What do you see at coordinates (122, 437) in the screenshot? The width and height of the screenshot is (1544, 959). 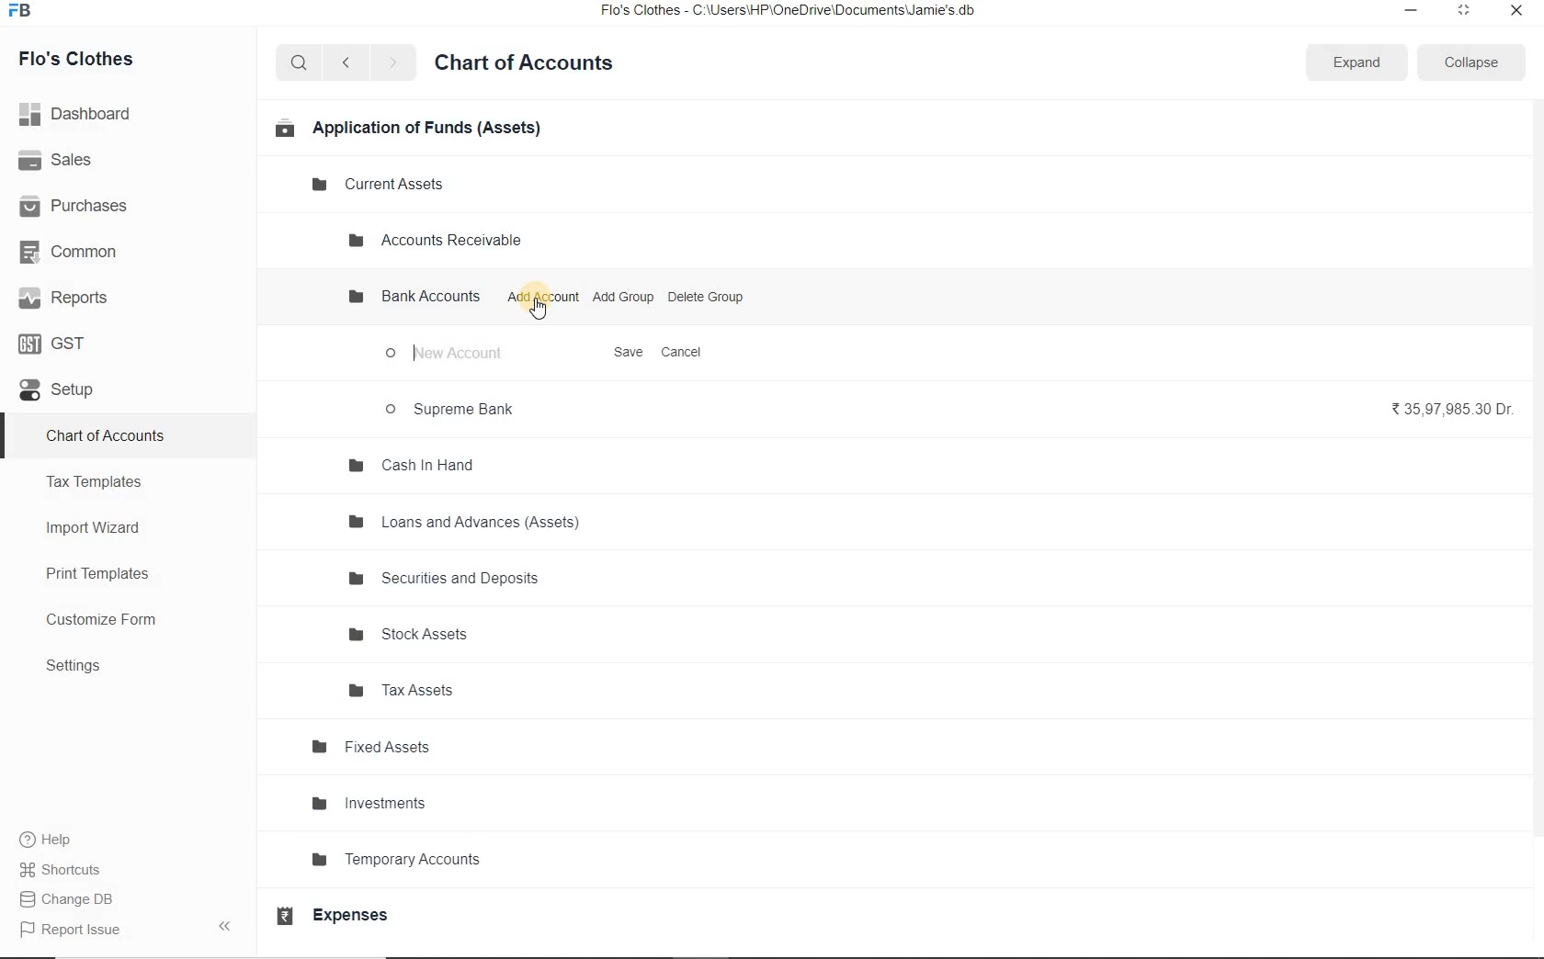 I see `chart of Accounts` at bounding box center [122, 437].